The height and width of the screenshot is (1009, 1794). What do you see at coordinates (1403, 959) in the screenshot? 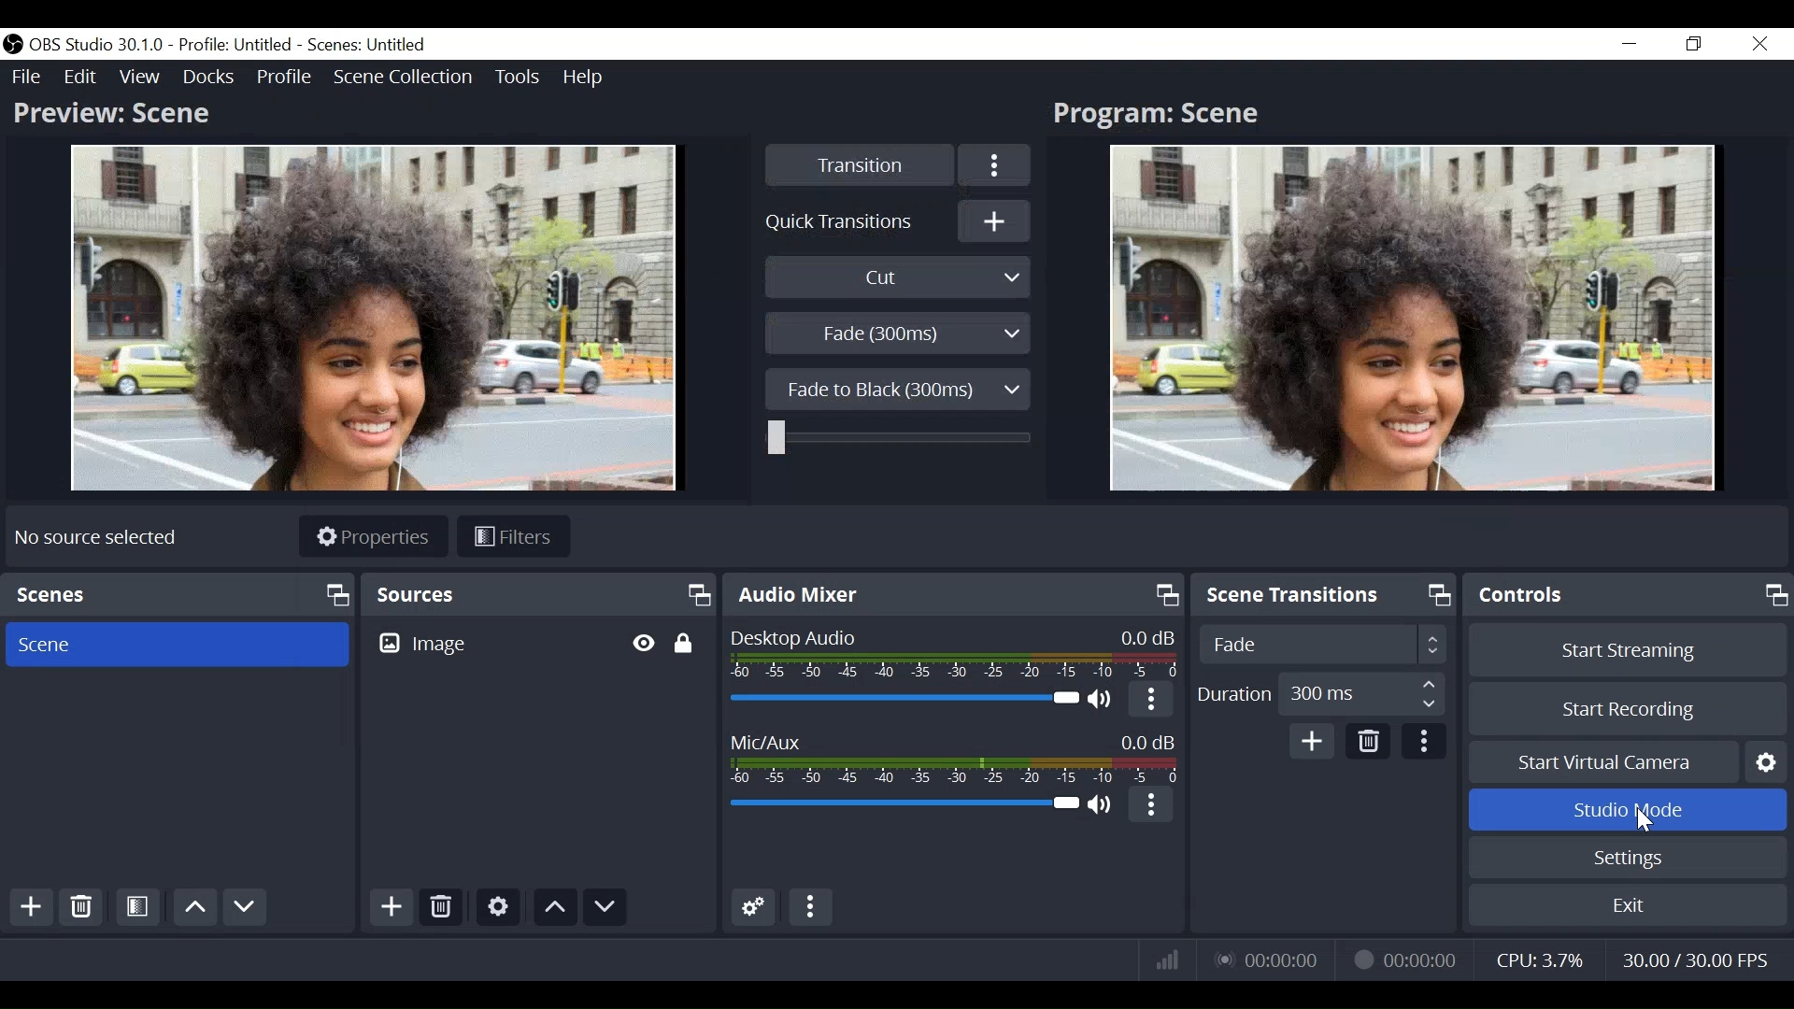
I see `Recording Status` at bounding box center [1403, 959].